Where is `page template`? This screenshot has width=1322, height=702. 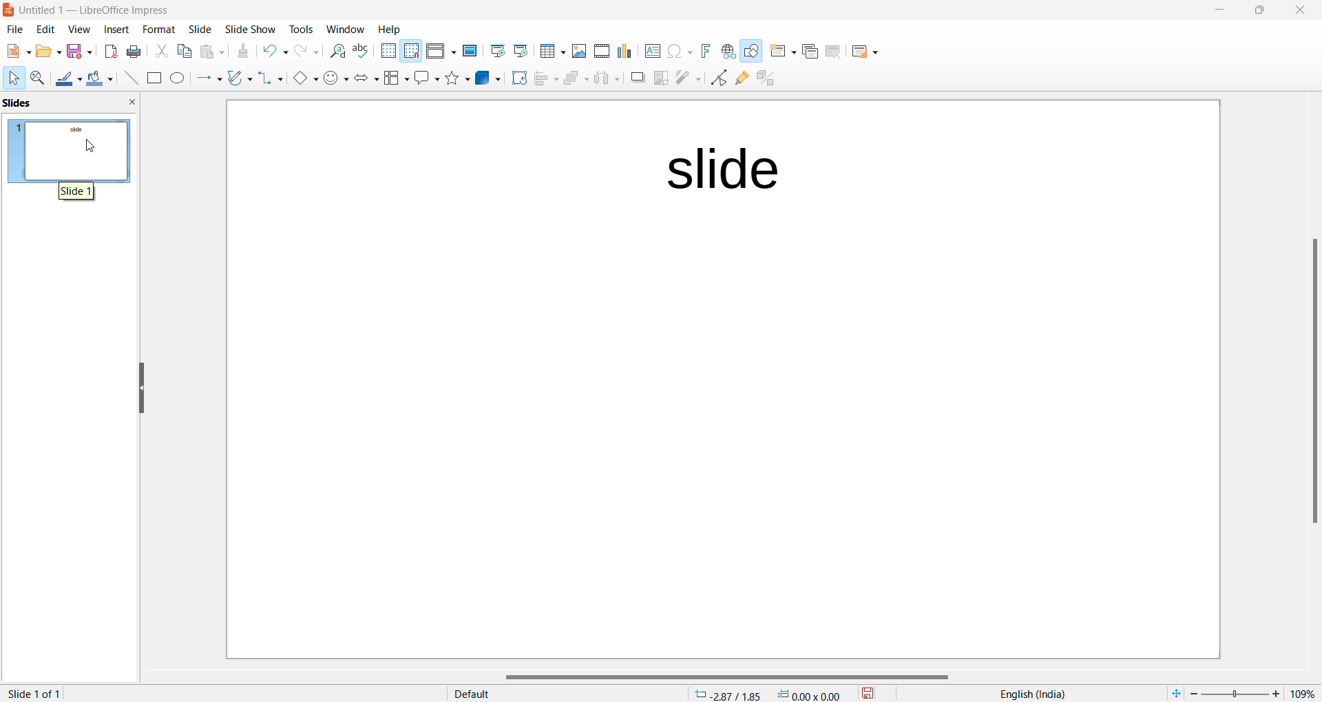
page template is located at coordinates (718, 381).